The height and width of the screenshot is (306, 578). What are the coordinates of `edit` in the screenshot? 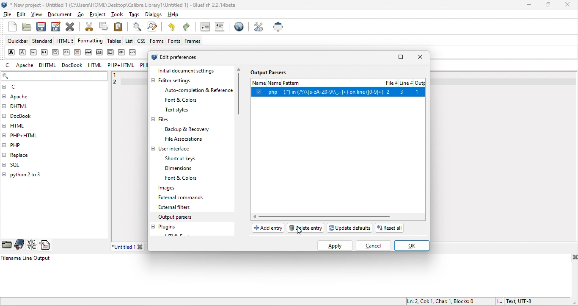 It's located at (22, 16).